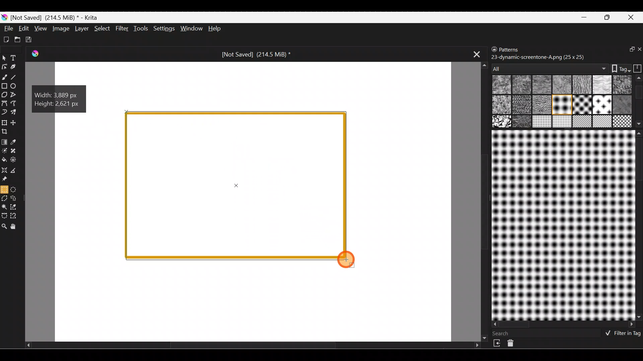  Describe the element at coordinates (522, 85) in the screenshot. I see `02 rough-canvas.png` at that location.